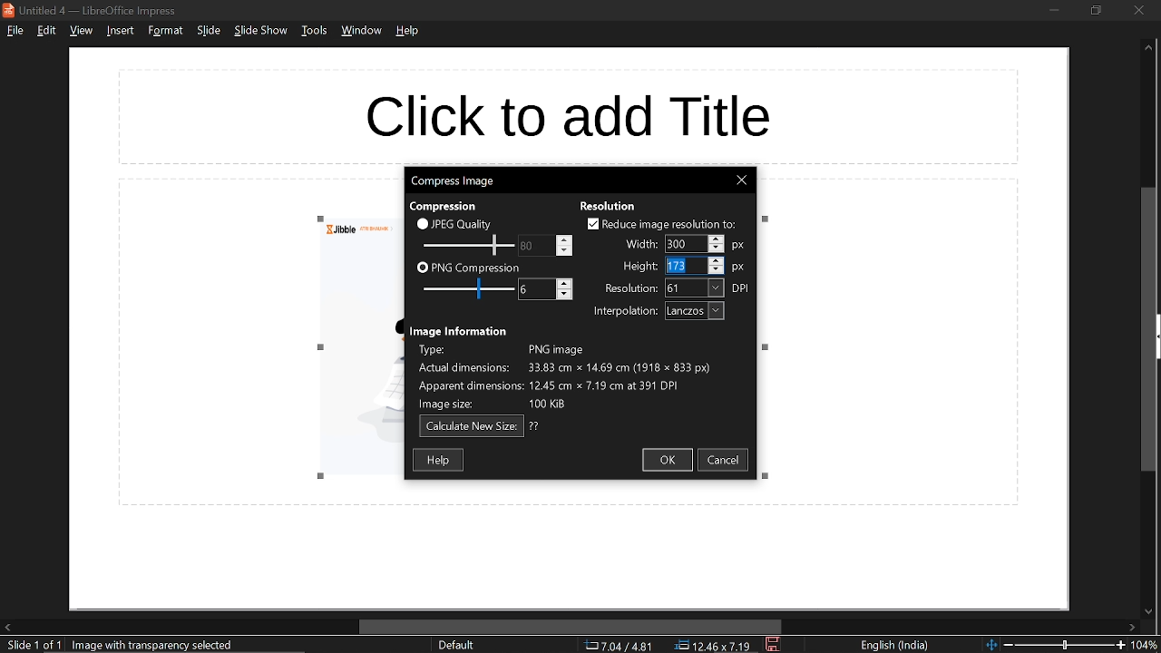  Describe the element at coordinates (641, 244) in the screenshot. I see `text` at that location.